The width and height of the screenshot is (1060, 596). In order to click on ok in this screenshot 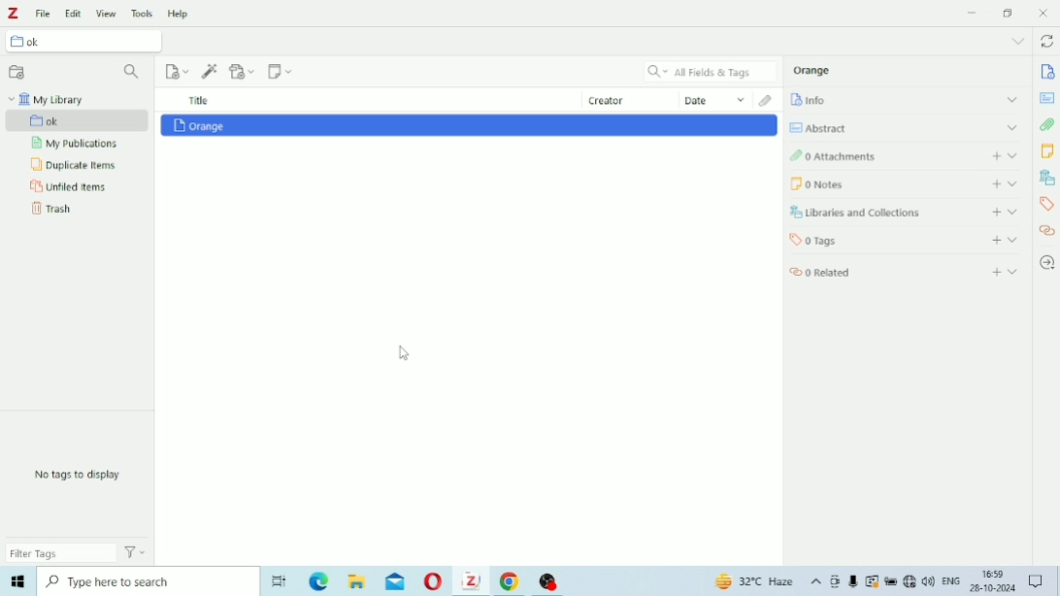, I will do `click(79, 121)`.